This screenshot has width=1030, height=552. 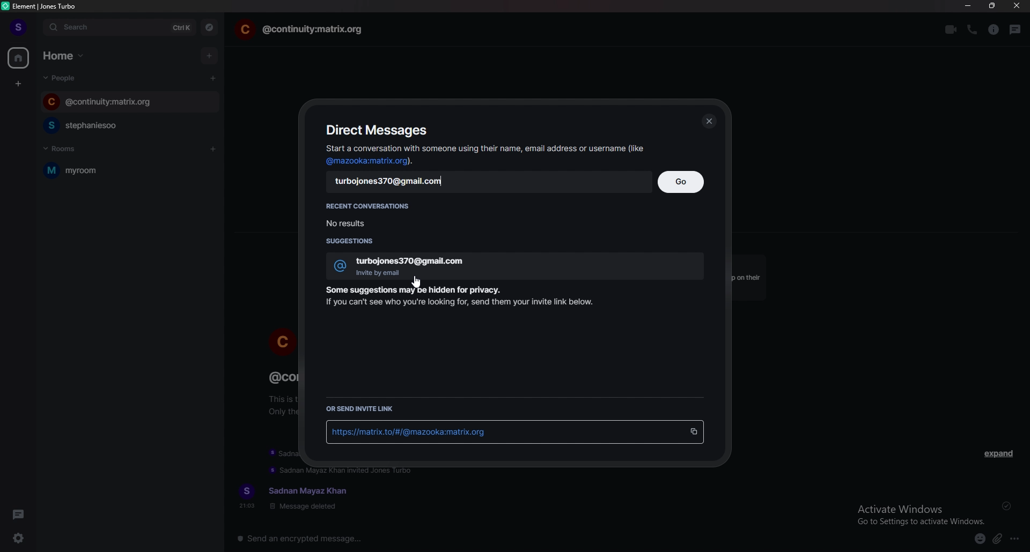 What do you see at coordinates (1007, 506) in the screenshot?
I see `delivered` at bounding box center [1007, 506].